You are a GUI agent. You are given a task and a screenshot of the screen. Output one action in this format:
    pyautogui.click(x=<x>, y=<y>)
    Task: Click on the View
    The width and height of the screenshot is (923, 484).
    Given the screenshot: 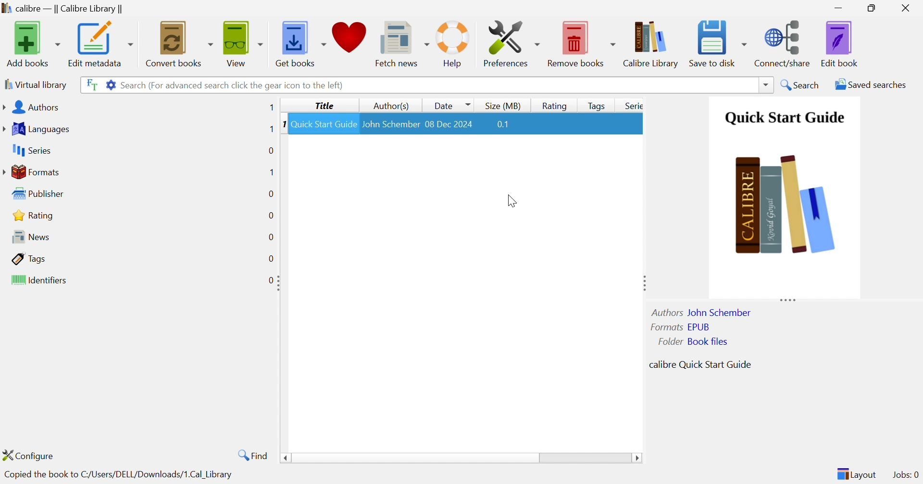 What is the action you would take?
    pyautogui.click(x=244, y=42)
    